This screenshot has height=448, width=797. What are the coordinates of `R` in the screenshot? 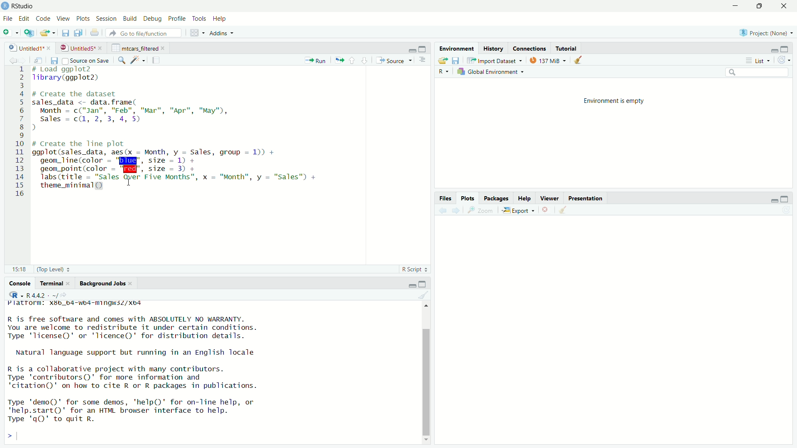 It's located at (444, 72).